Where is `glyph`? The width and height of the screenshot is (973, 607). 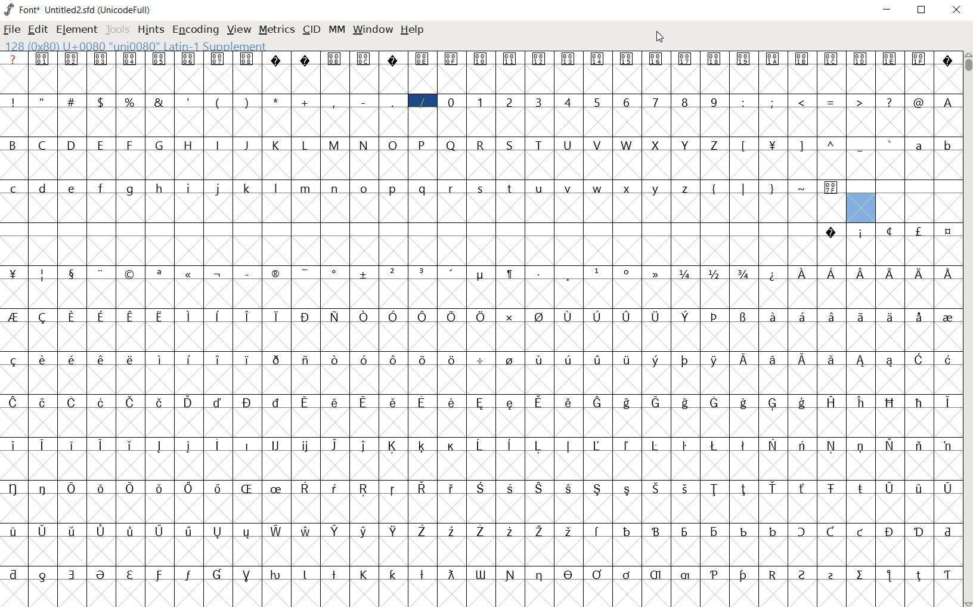
glyph is located at coordinates (161, 360).